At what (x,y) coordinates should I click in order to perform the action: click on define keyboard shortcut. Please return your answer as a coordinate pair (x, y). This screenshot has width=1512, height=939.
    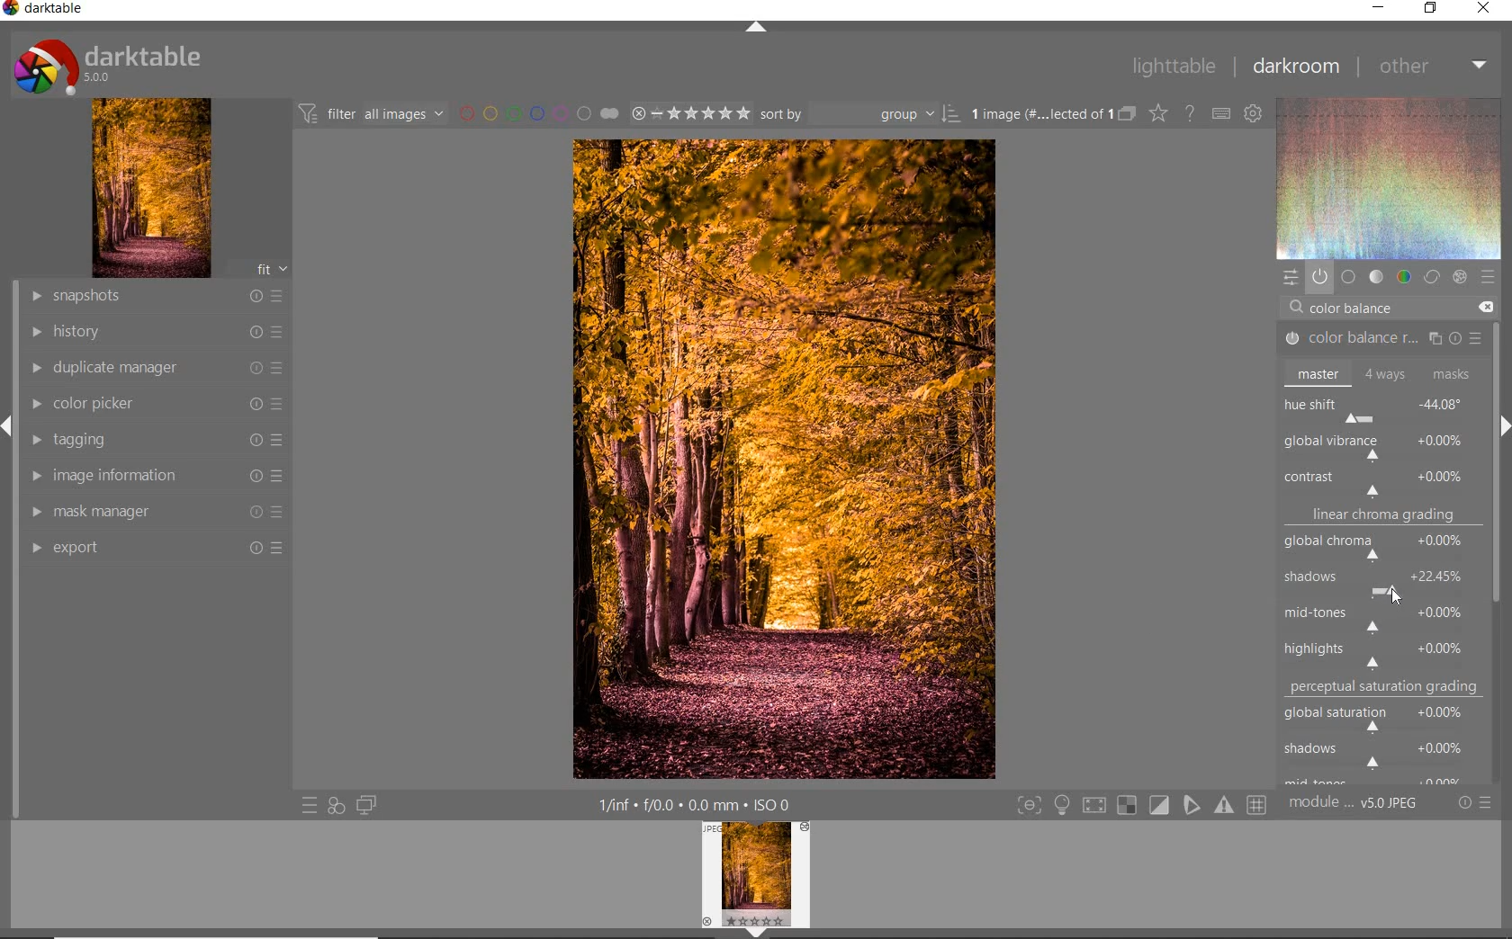
    Looking at the image, I should click on (1221, 114).